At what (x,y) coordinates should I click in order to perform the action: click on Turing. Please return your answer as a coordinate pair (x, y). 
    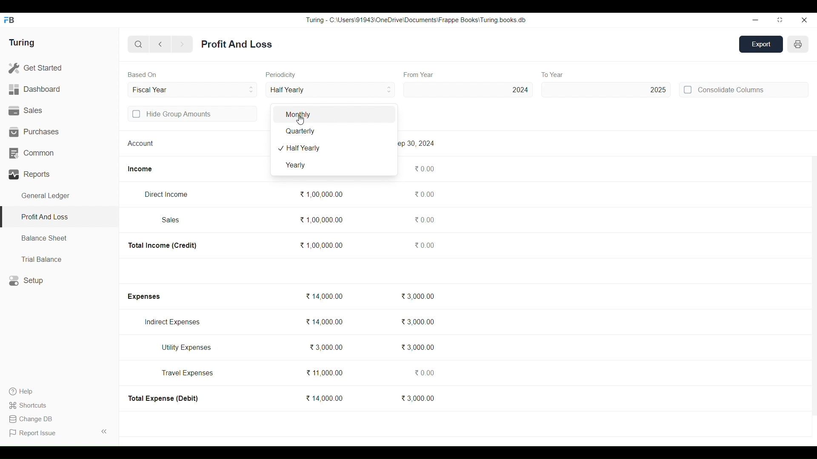
    Looking at the image, I should click on (21, 43).